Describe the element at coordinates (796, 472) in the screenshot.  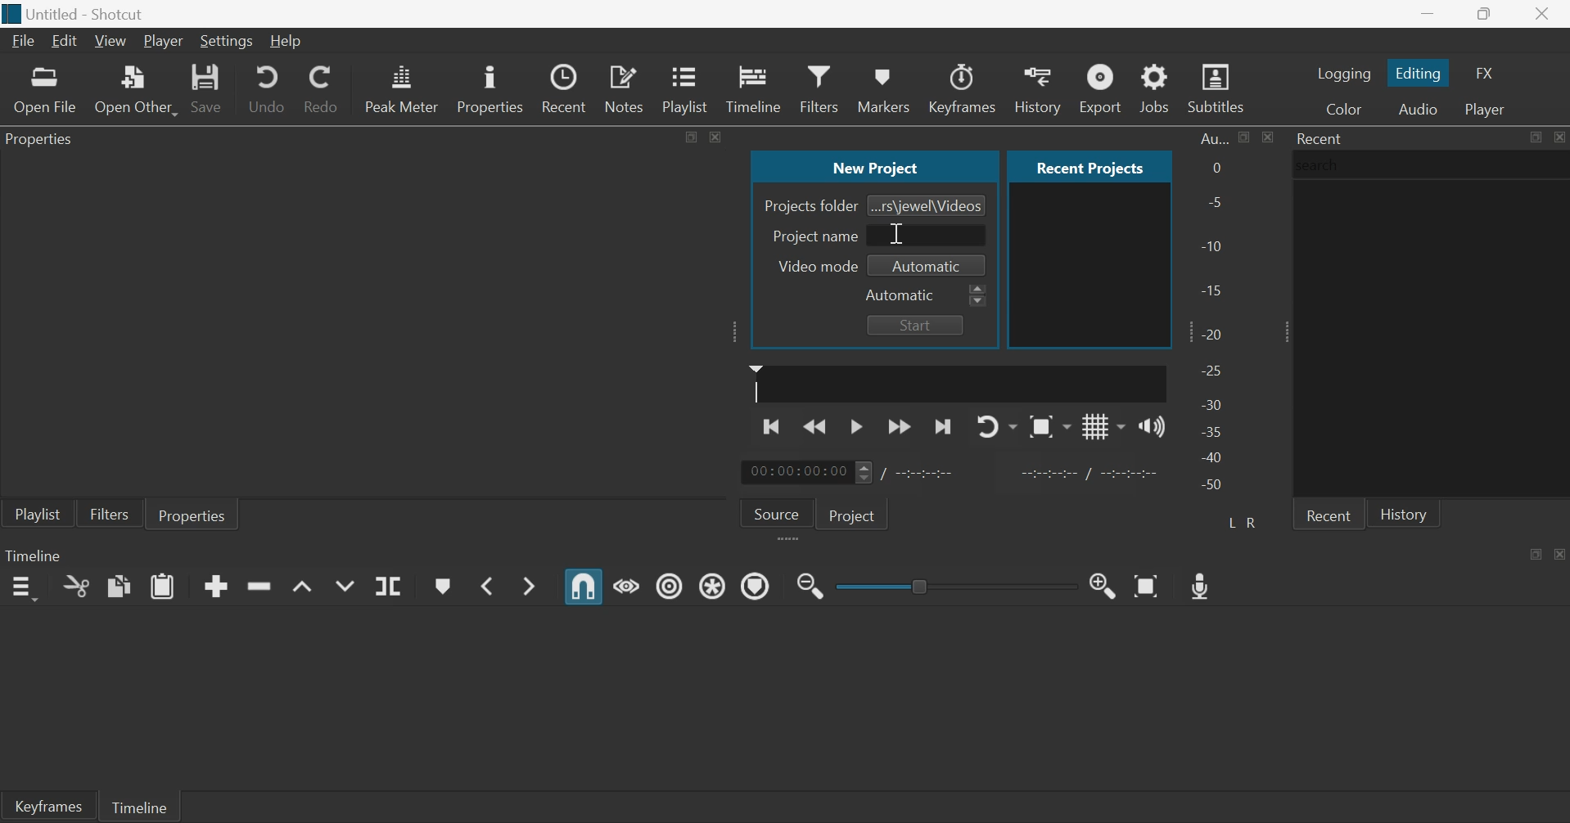
I see `Timeline time` at that location.